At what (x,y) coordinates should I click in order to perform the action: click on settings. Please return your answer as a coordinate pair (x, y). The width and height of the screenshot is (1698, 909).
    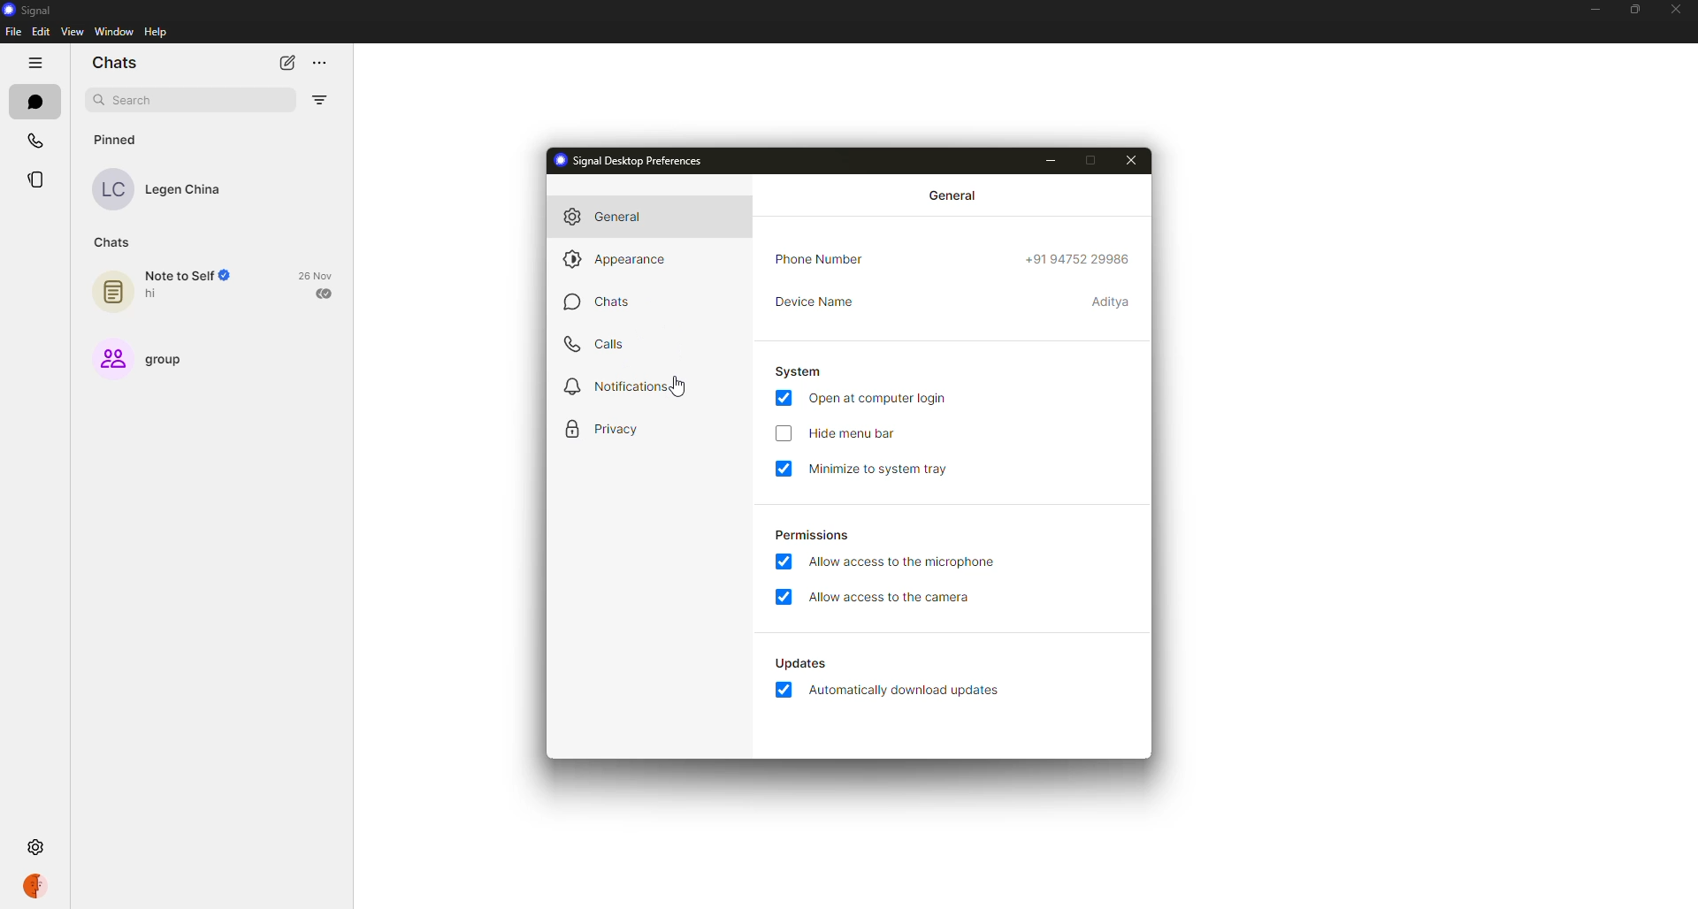
    Looking at the image, I should click on (38, 846).